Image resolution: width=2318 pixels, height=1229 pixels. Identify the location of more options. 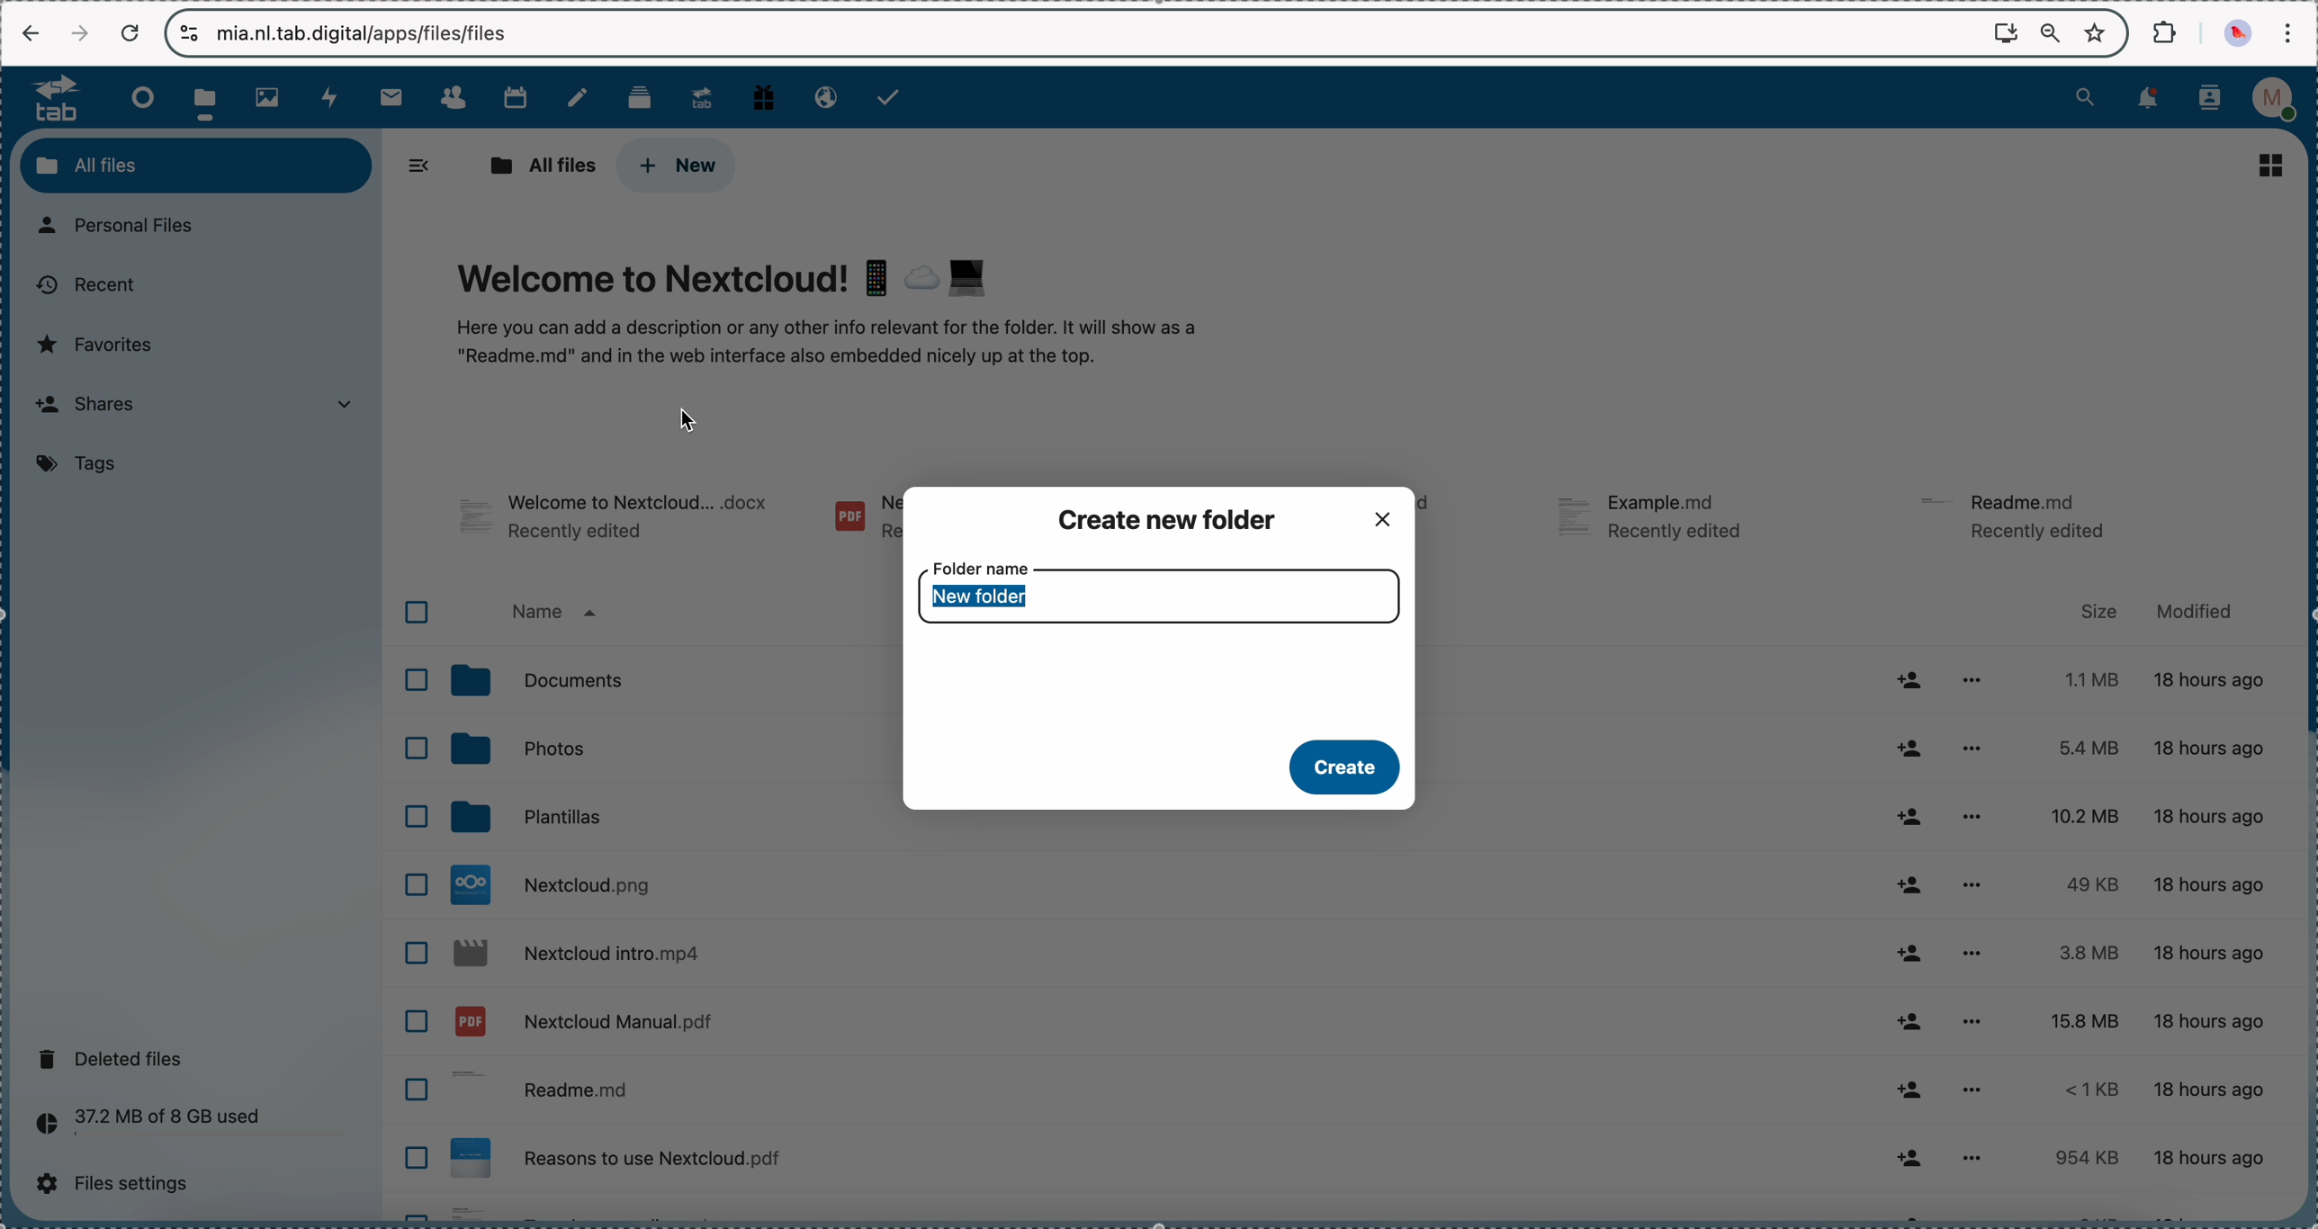
(1976, 1156).